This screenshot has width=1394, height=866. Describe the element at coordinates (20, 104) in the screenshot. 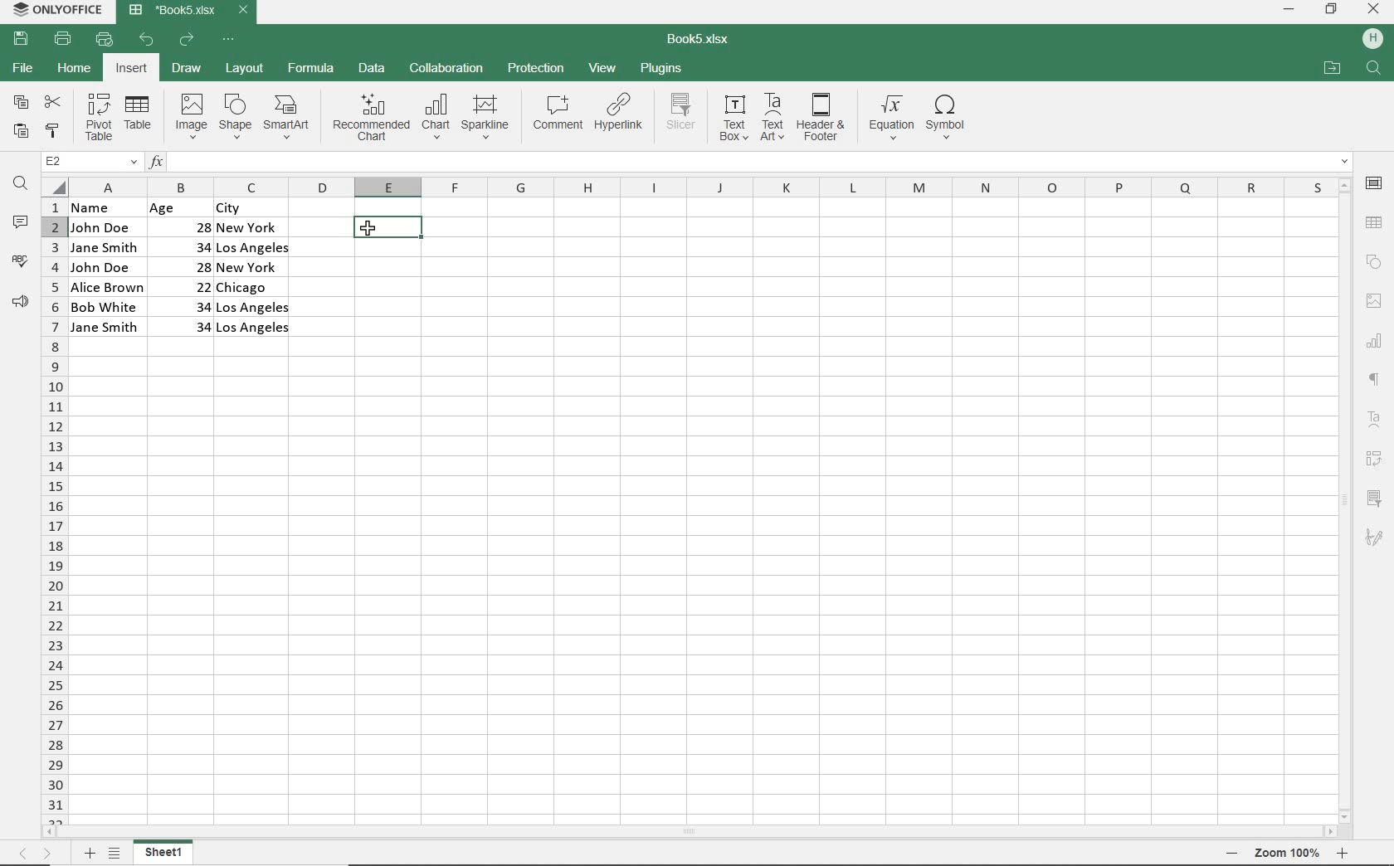

I see `COPY` at that location.